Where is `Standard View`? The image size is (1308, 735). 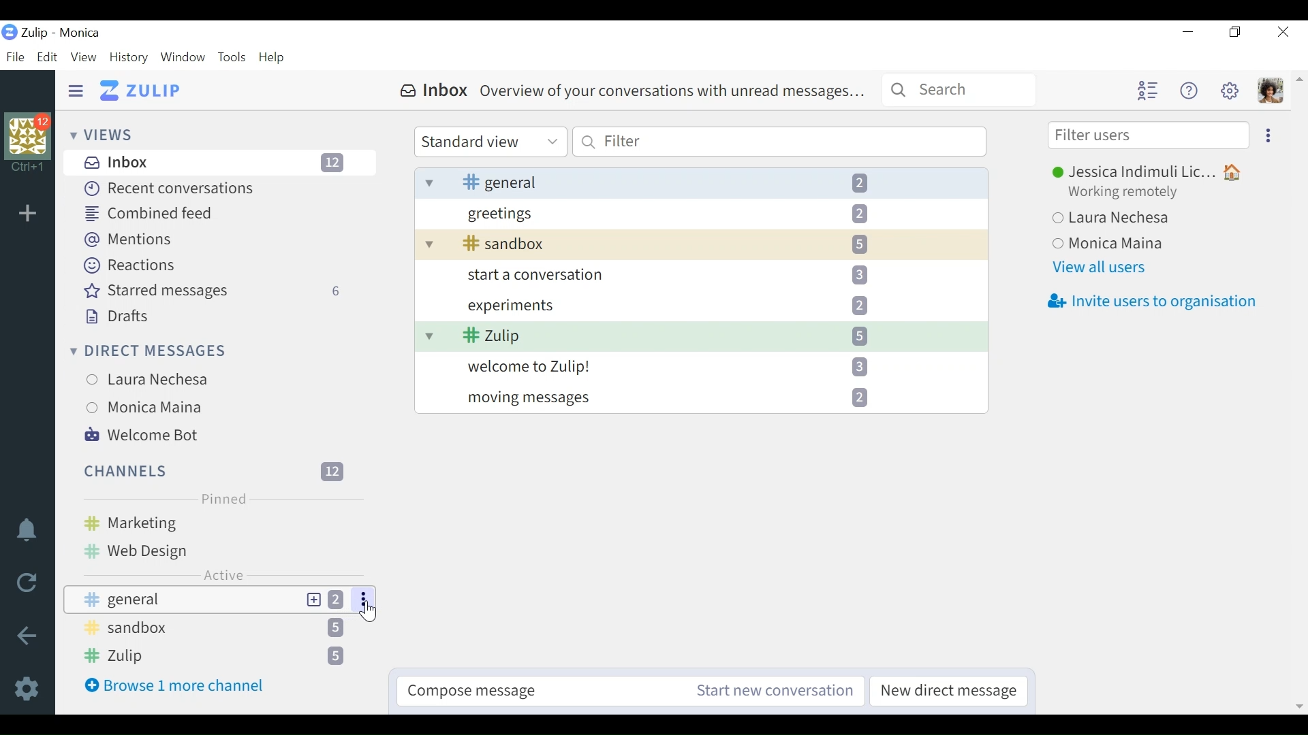 Standard View is located at coordinates (489, 142).